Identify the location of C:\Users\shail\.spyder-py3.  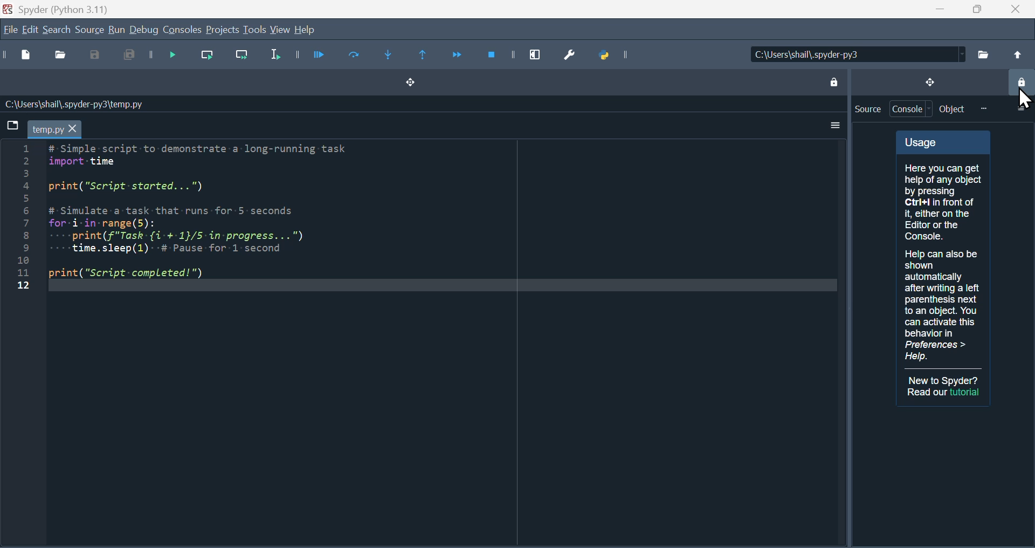
(858, 54).